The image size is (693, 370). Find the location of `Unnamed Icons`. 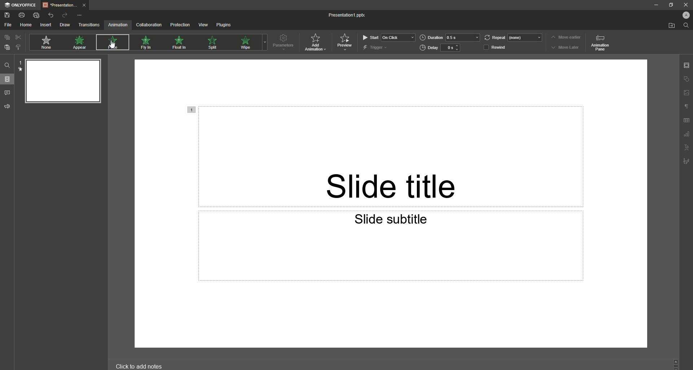

Unnamed Icons is located at coordinates (687, 120).